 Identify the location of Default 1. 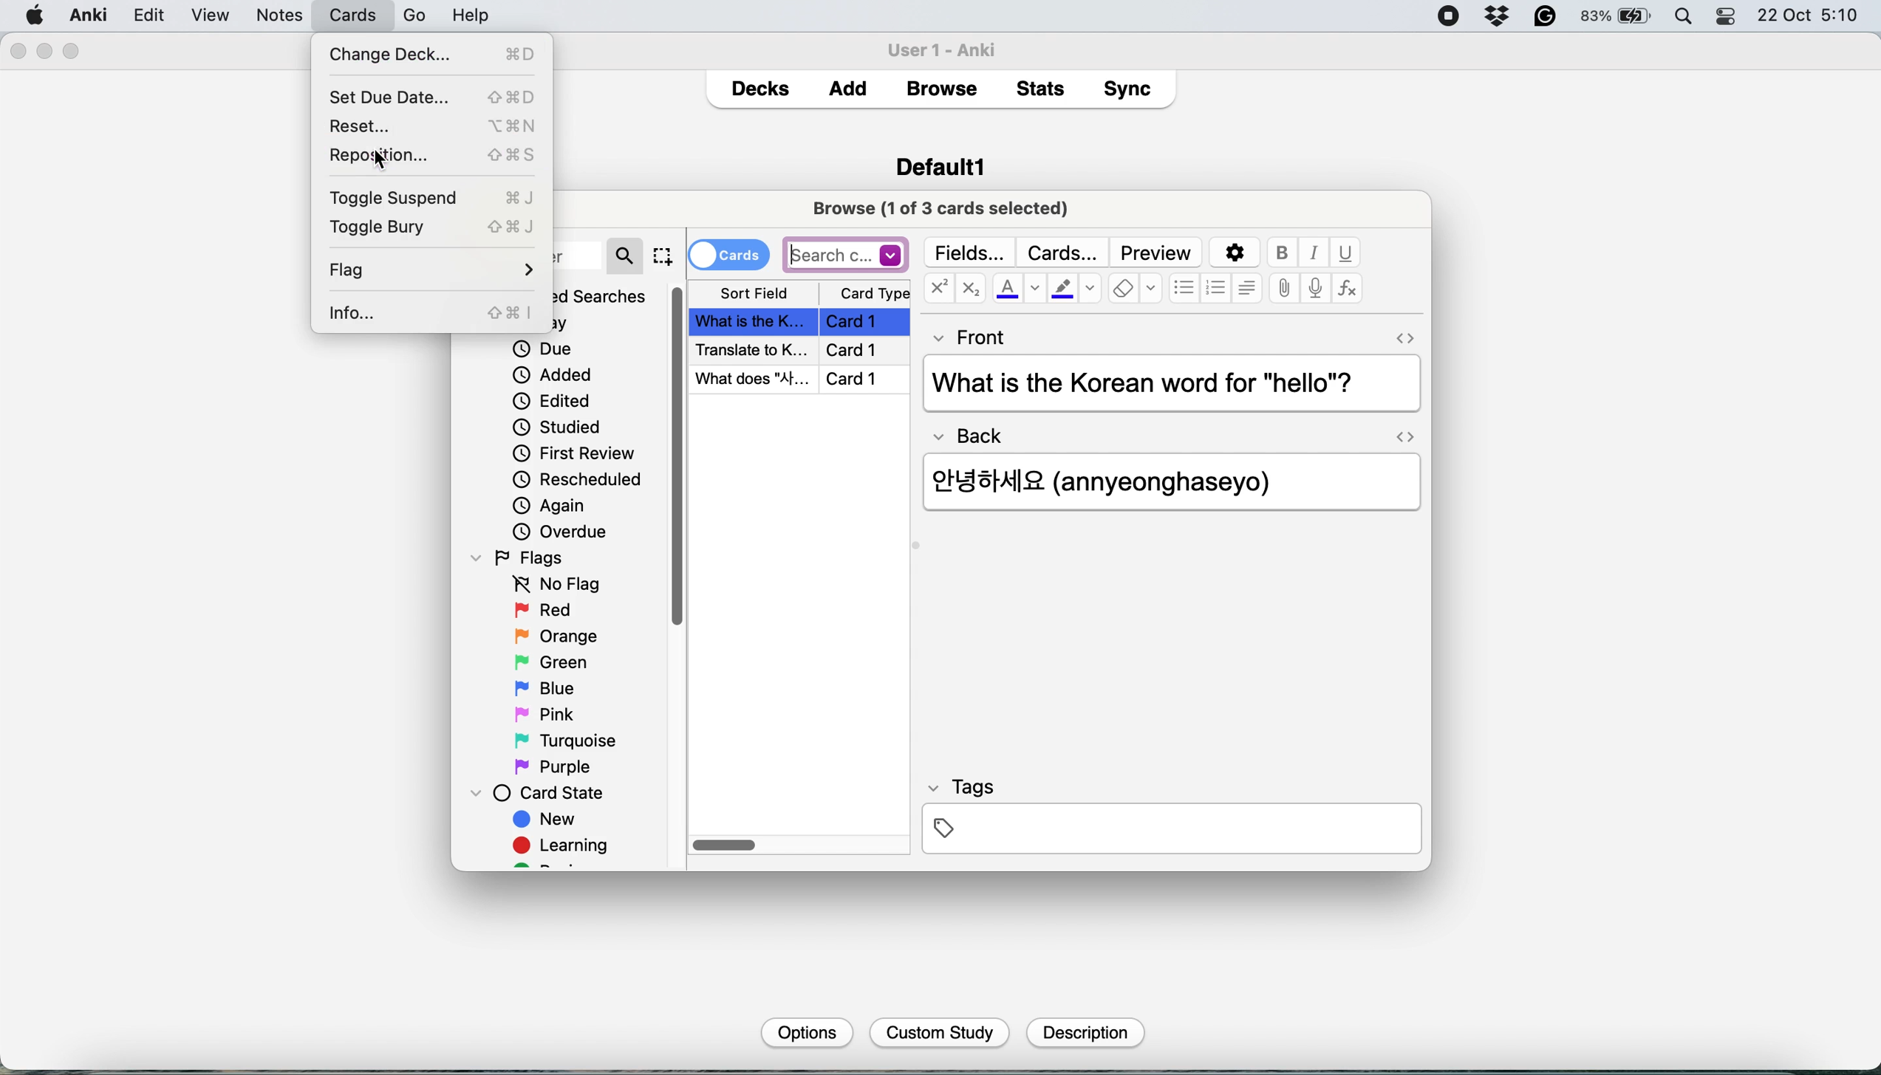
(940, 165).